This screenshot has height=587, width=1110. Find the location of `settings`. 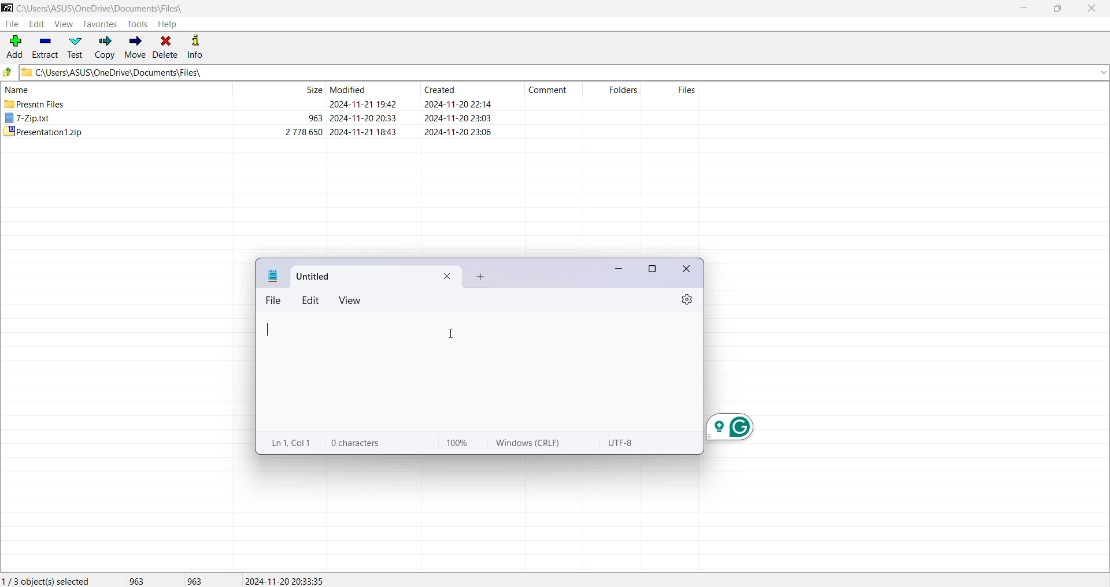

settings is located at coordinates (688, 299).